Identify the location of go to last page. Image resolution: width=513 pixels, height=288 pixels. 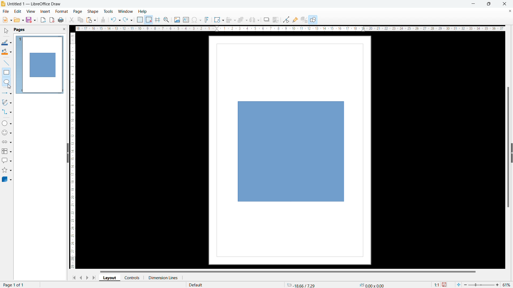
(95, 278).